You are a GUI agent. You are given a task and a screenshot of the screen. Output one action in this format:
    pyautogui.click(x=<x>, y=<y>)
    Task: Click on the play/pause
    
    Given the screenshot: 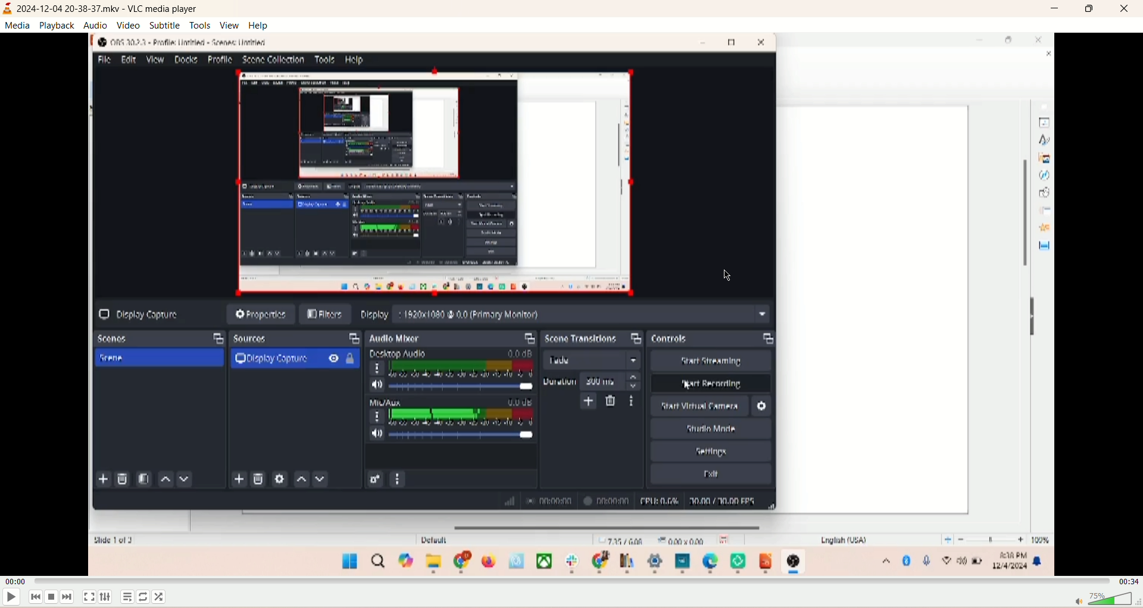 What is the action you would take?
    pyautogui.click(x=11, y=599)
    